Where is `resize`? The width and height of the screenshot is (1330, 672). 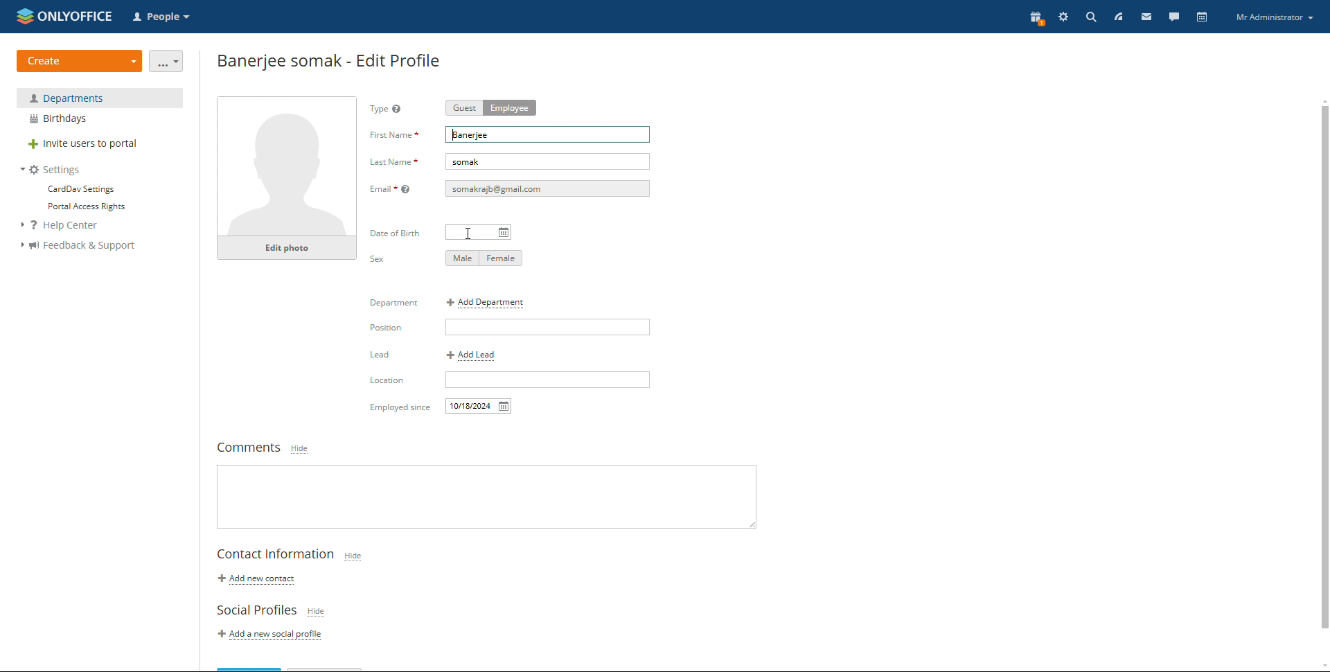 resize is located at coordinates (751, 524).